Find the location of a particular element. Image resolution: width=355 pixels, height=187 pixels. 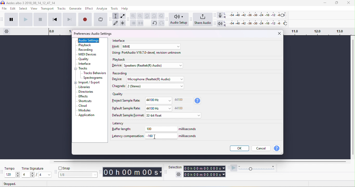

selection settings is located at coordinates (178, 174).